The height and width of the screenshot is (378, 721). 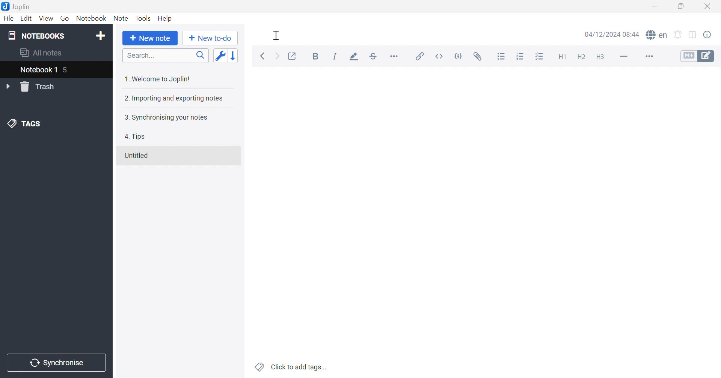 I want to click on Minimize, so click(x=656, y=6).